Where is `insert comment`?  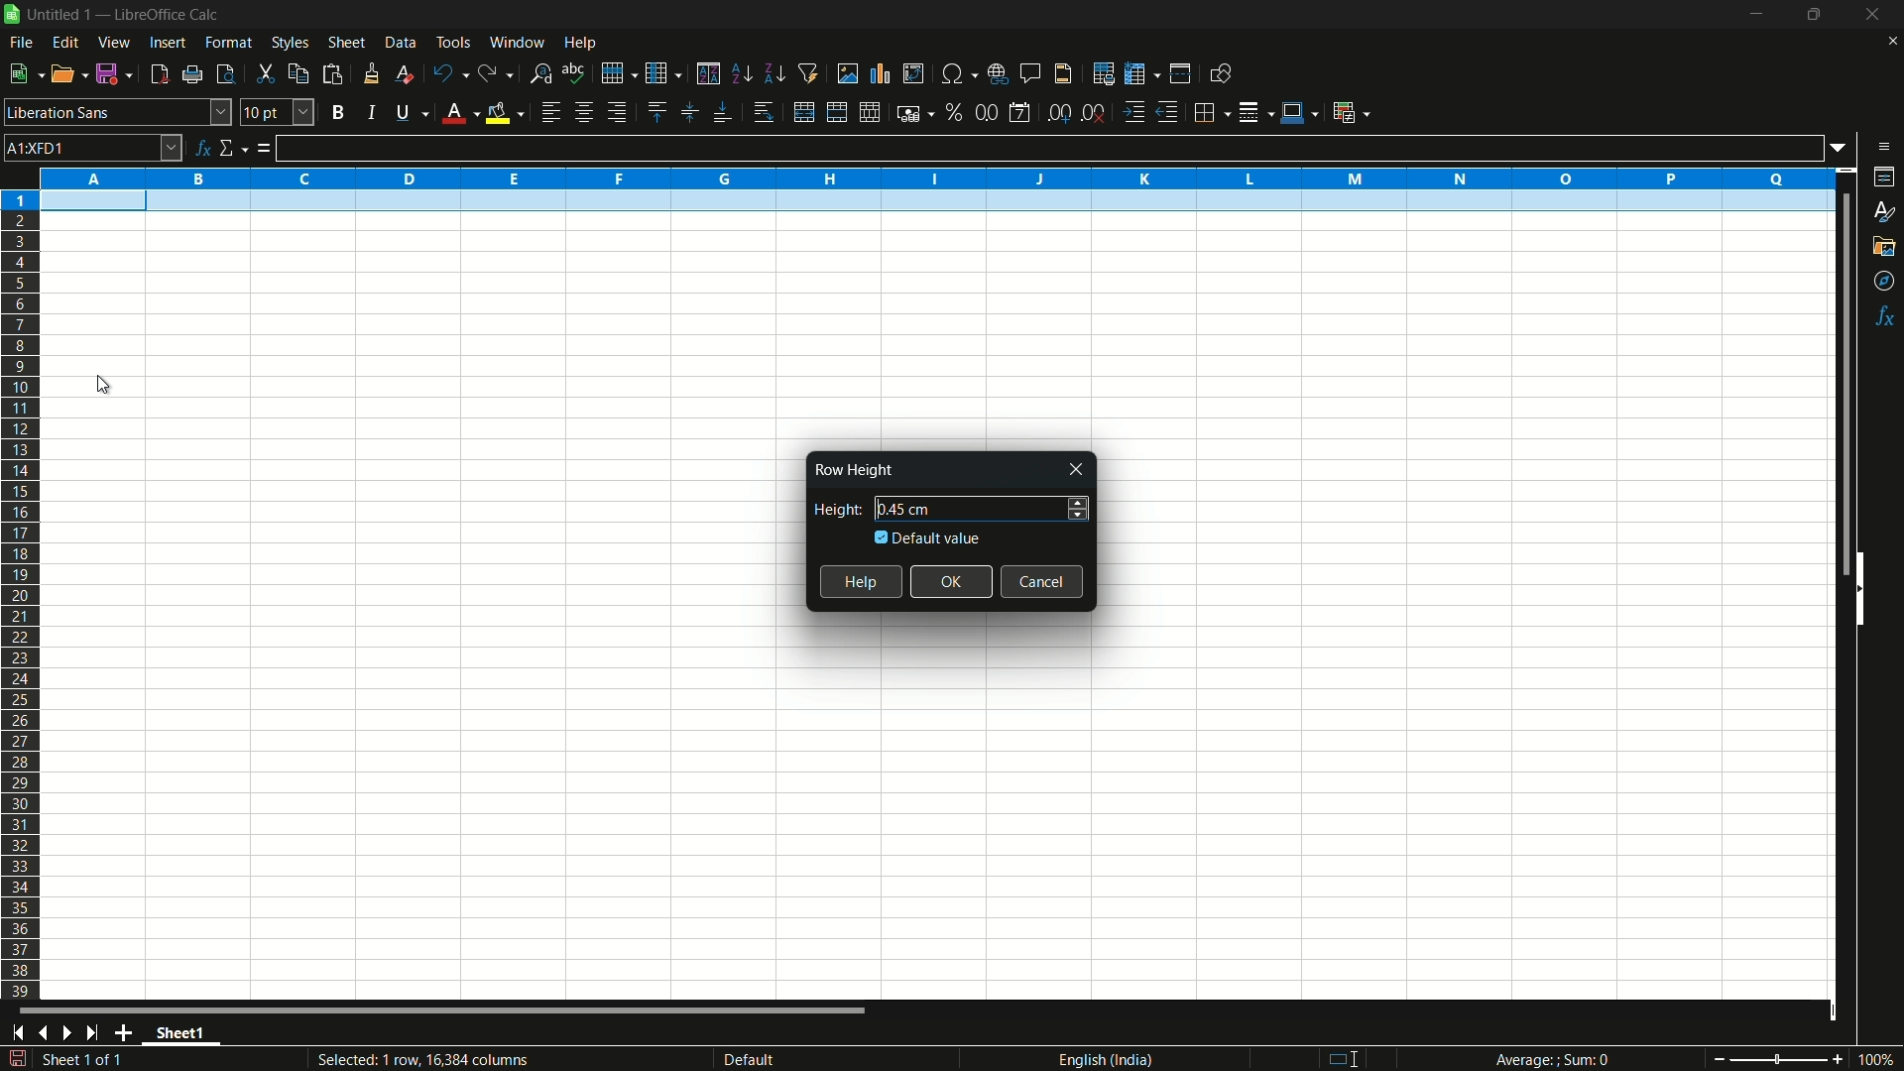
insert comment is located at coordinates (1031, 73).